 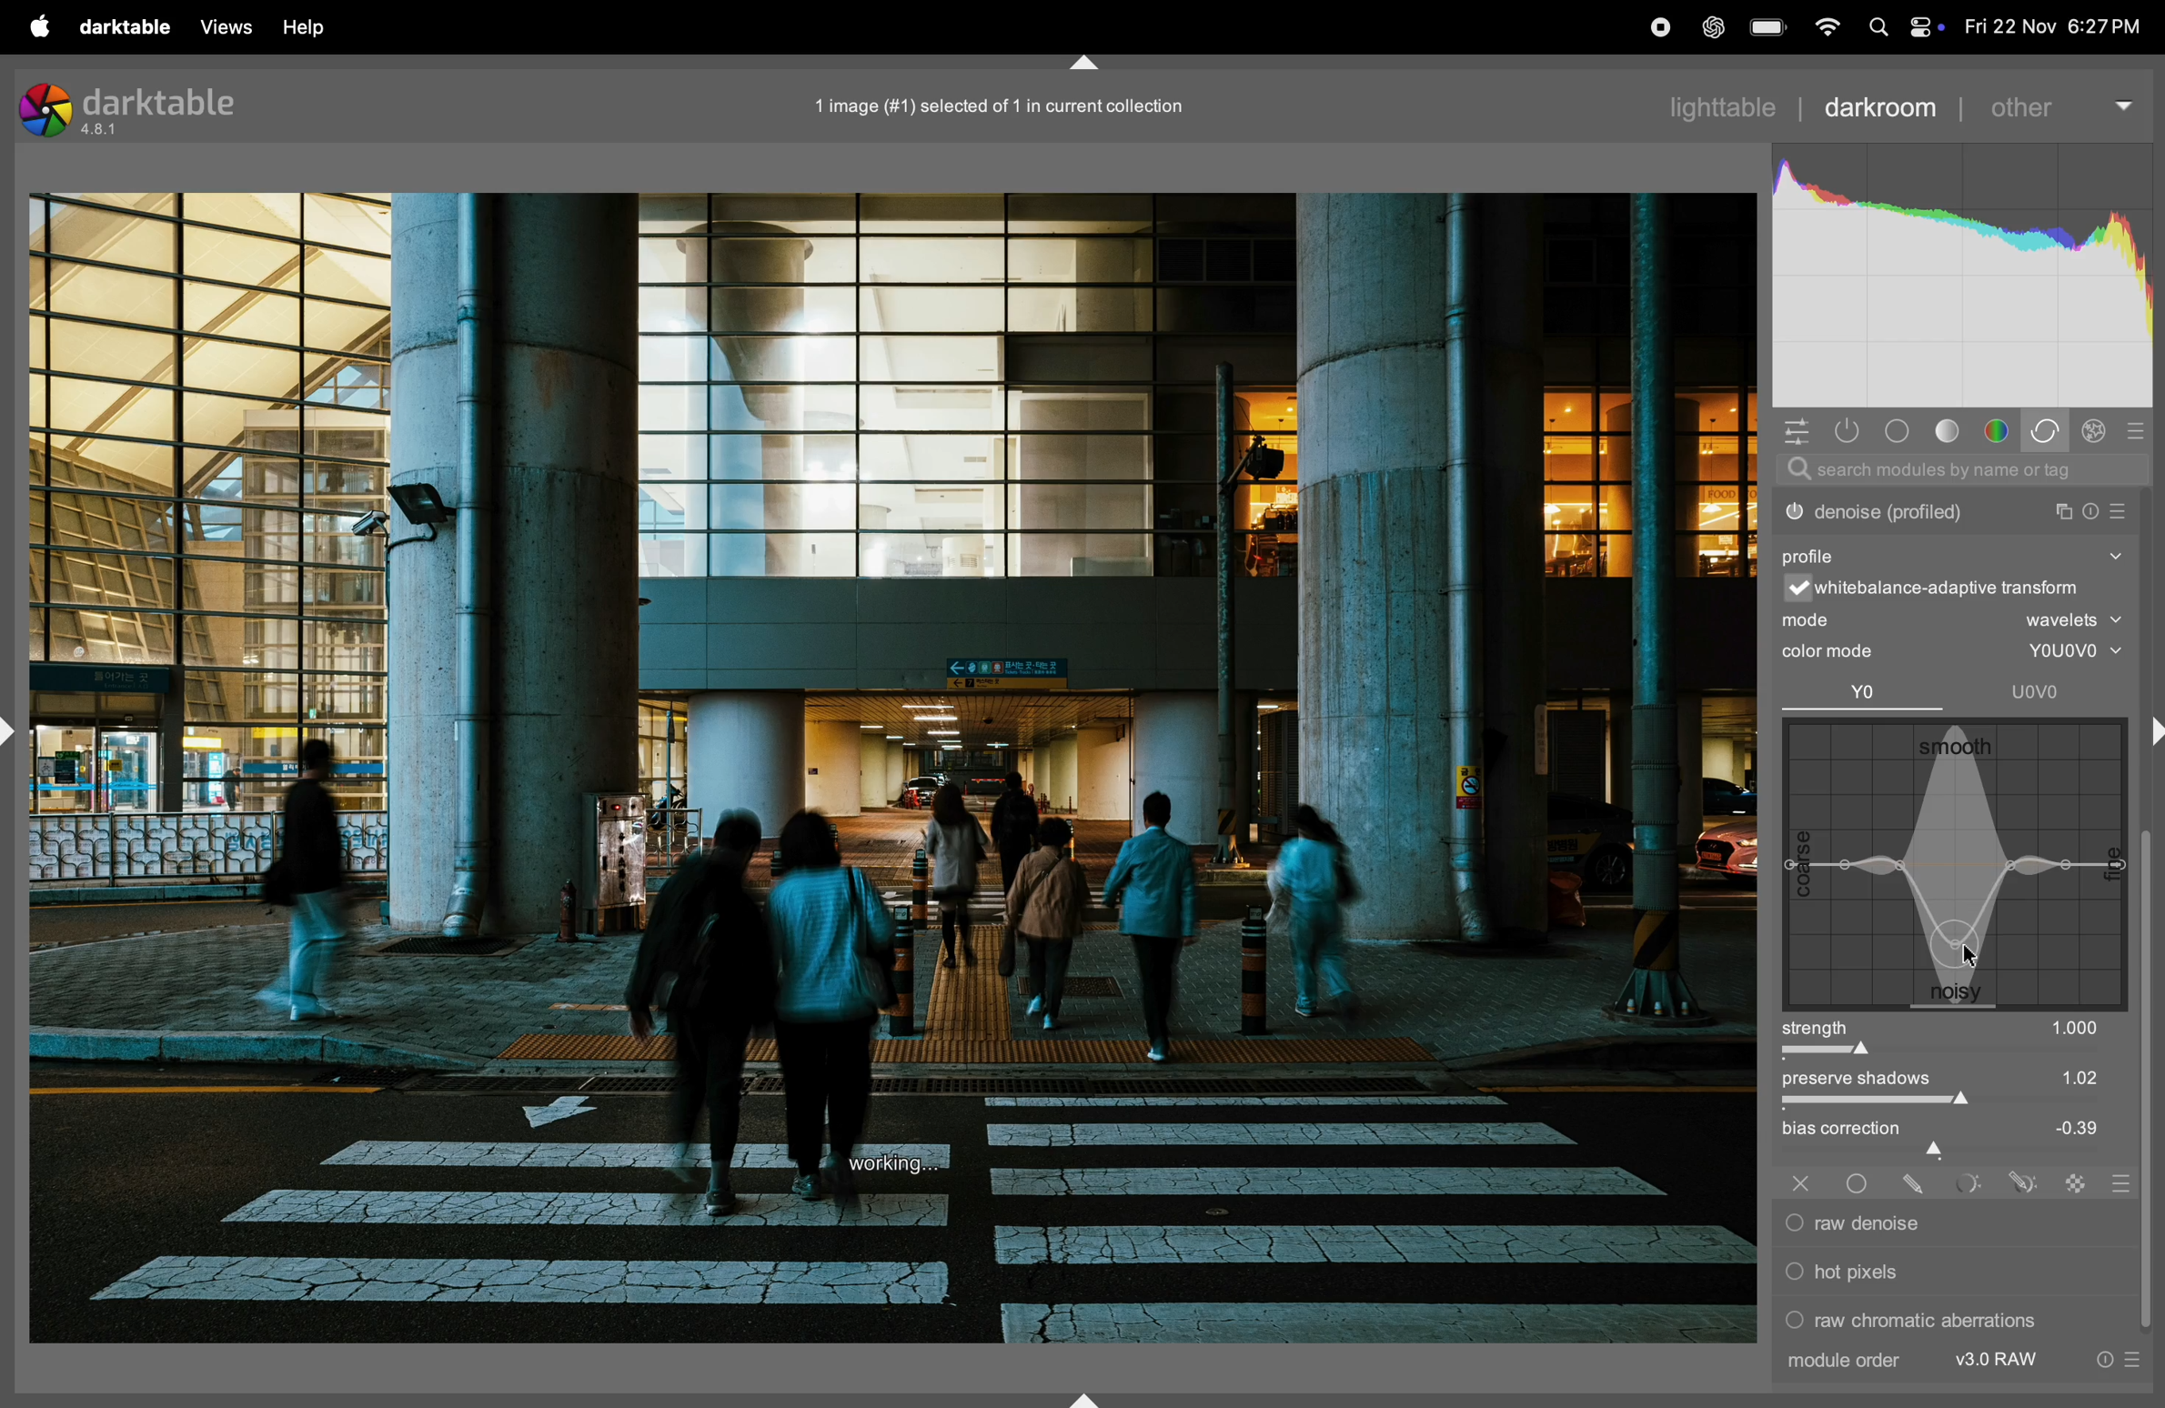 I want to click on presets, so click(x=2118, y=511).